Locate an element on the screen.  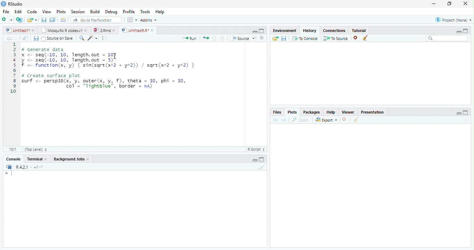
Mosquito R codes.v1 is located at coordinates (61, 30).